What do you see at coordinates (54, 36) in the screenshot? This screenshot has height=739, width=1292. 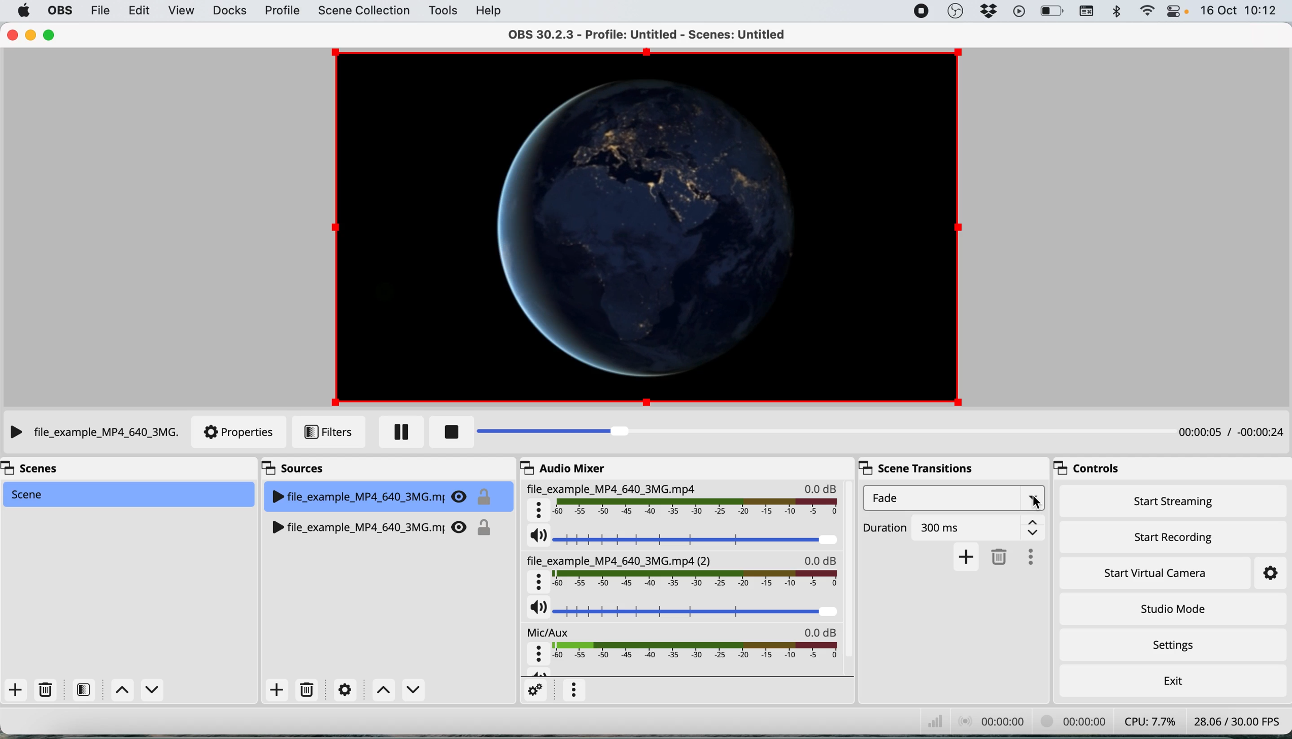 I see `maximise` at bounding box center [54, 36].